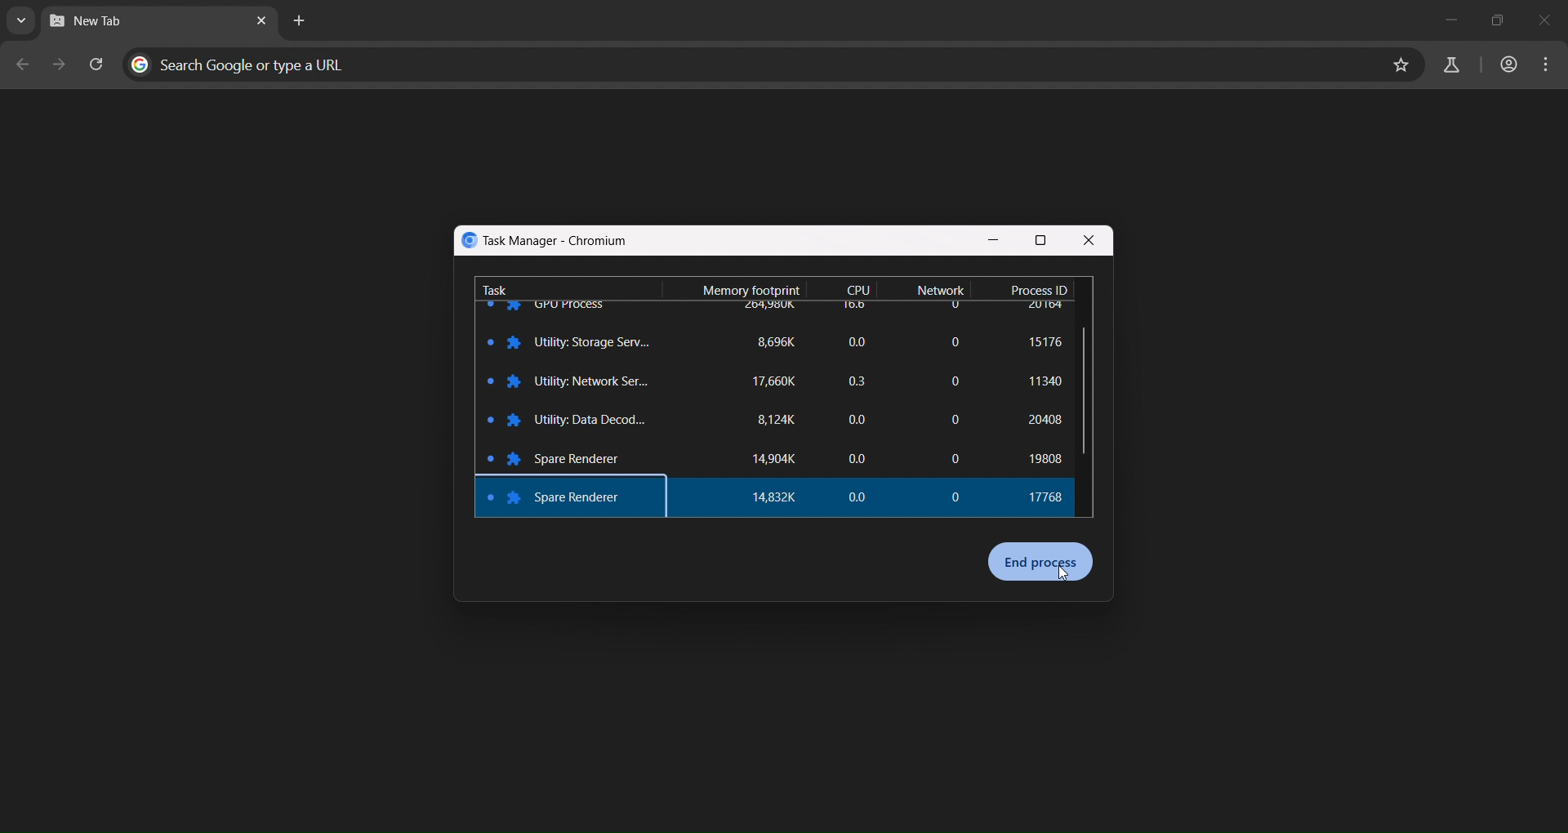  What do you see at coordinates (958, 492) in the screenshot?
I see `0` at bounding box center [958, 492].